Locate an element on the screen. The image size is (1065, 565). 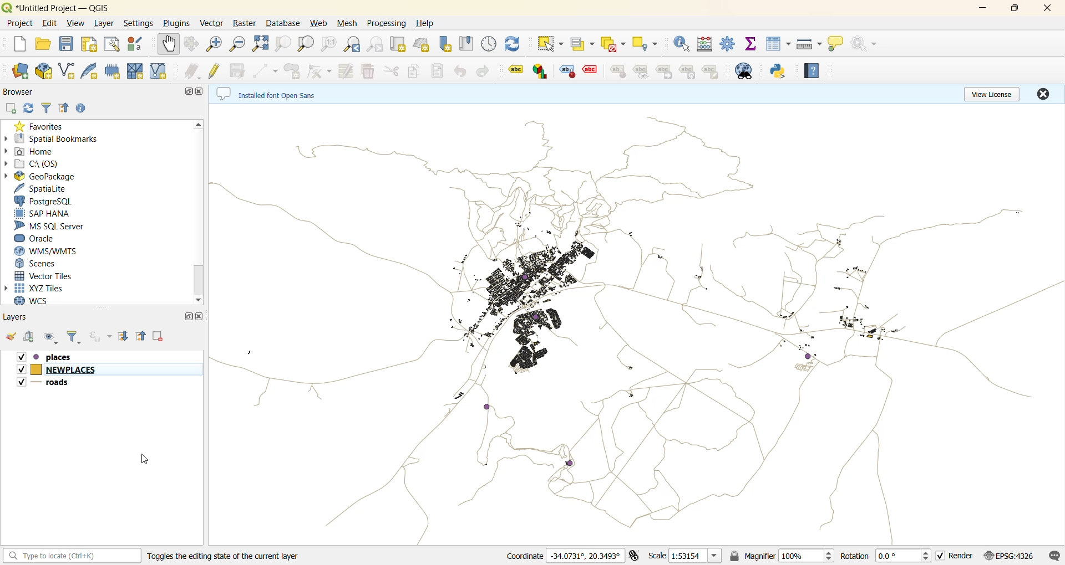
cursor is located at coordinates (145, 457).